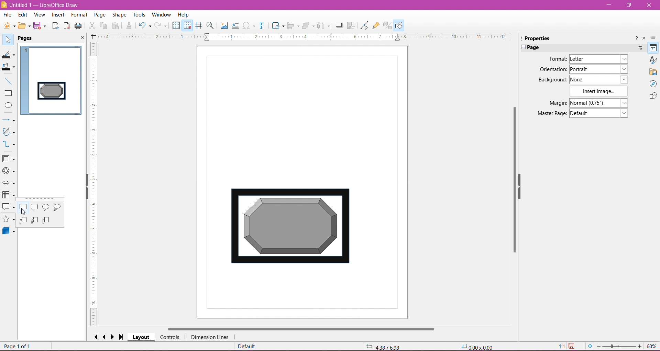 This screenshot has width=660, height=351. Describe the element at coordinates (79, 15) in the screenshot. I see `Format` at that location.